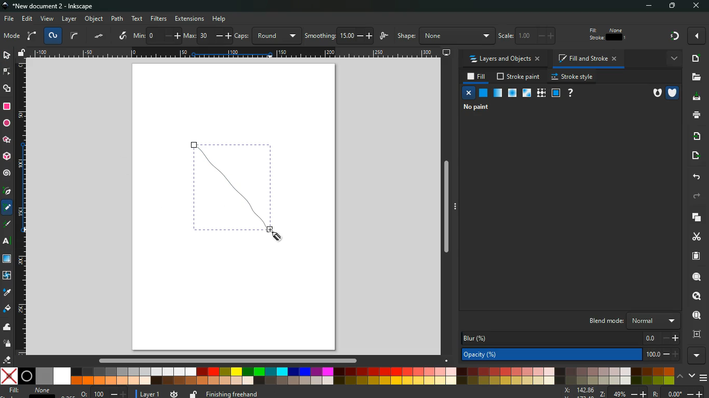 Image resolution: width=709 pixels, height=398 pixels. Describe the element at coordinates (497, 92) in the screenshot. I see `opacity` at that location.